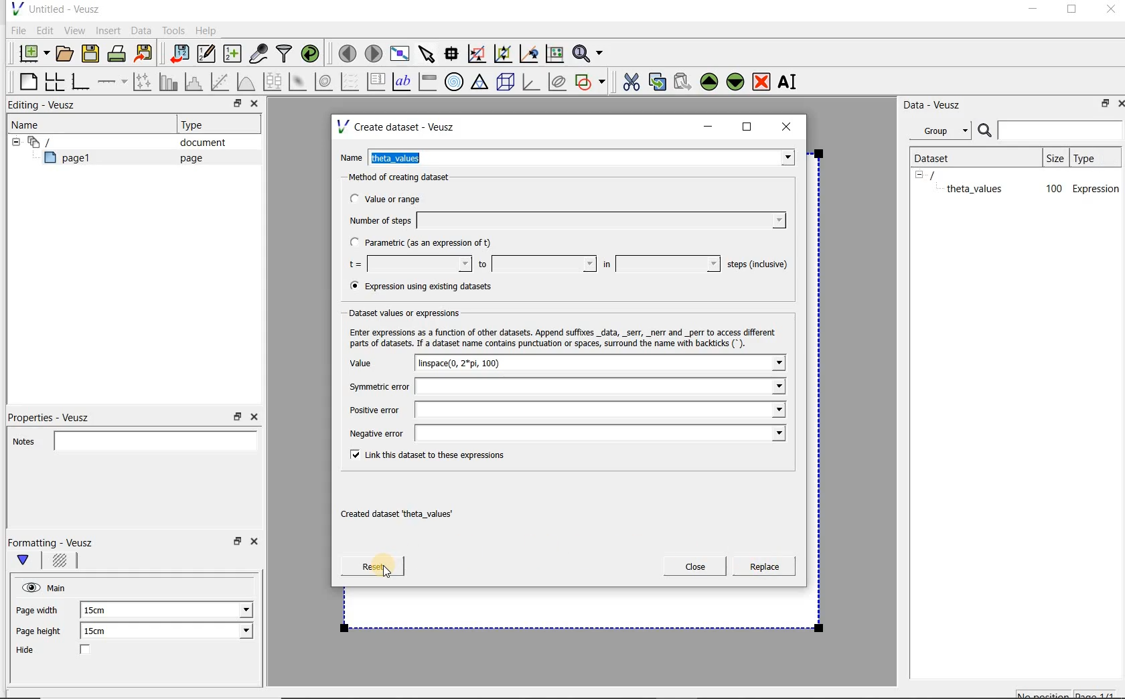 This screenshot has width=1125, height=699. Describe the element at coordinates (208, 30) in the screenshot. I see `Help` at that location.